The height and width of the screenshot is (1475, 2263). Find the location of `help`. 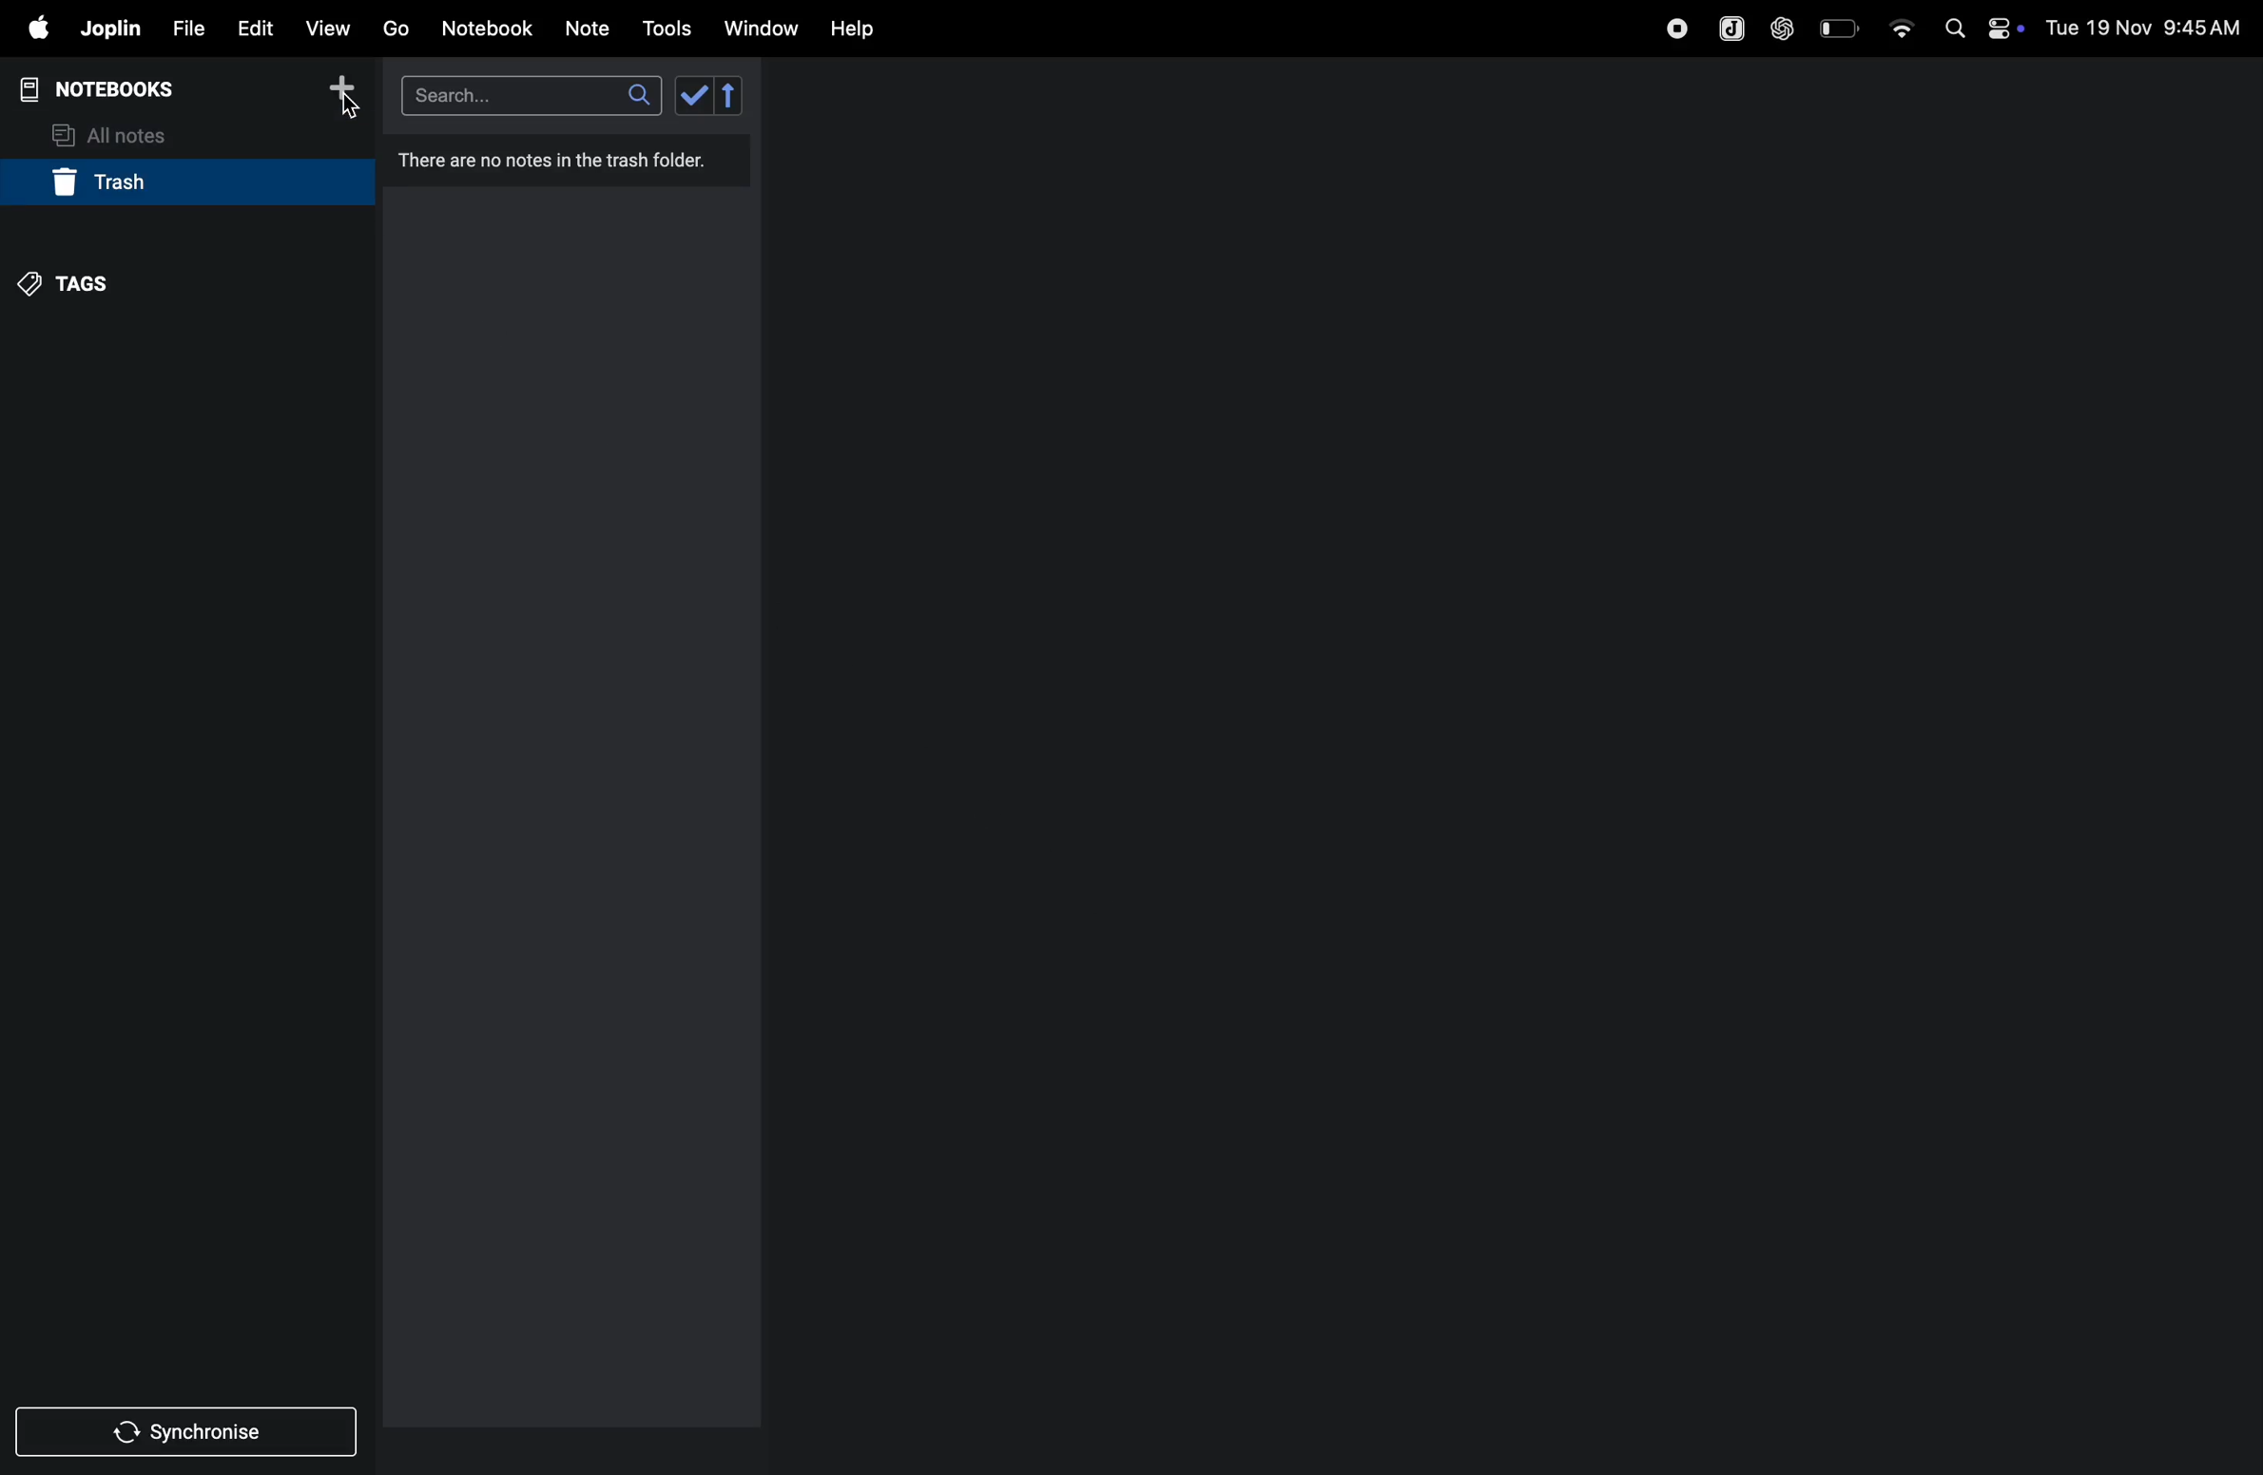

help is located at coordinates (853, 28).